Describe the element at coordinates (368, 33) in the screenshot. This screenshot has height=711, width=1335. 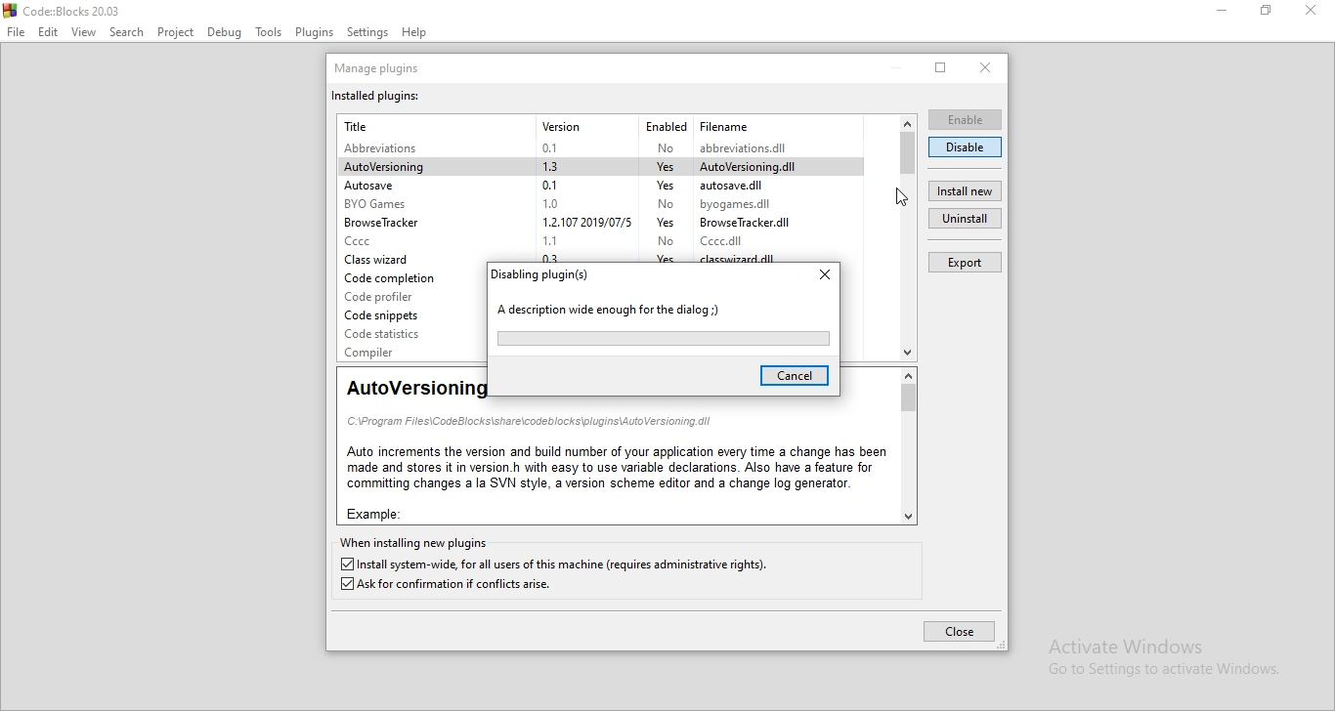
I see `Settings` at that location.